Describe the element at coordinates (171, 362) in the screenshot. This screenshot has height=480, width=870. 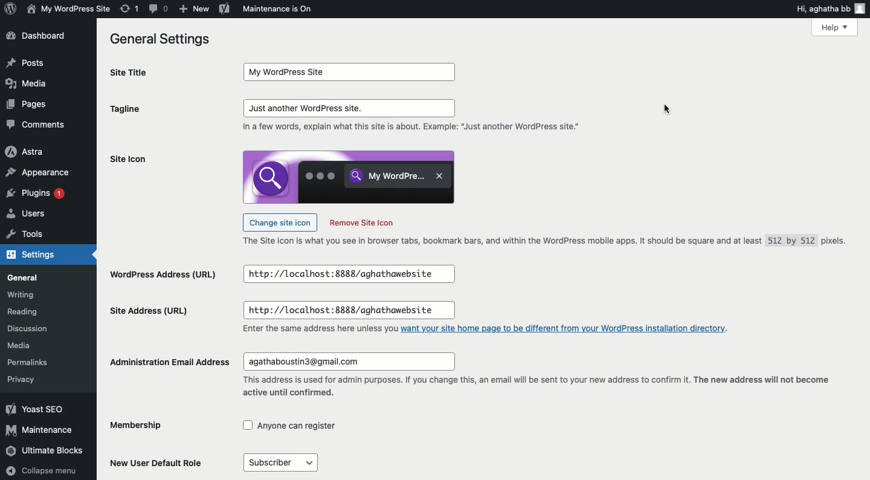
I see `Administration email address` at that location.